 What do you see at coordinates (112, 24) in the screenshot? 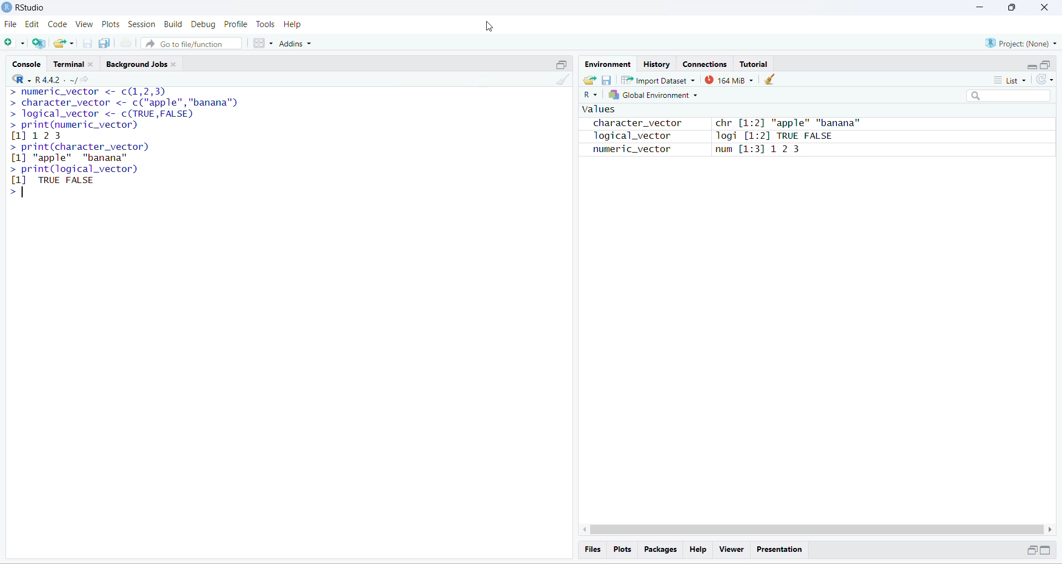
I see `Plots` at bounding box center [112, 24].